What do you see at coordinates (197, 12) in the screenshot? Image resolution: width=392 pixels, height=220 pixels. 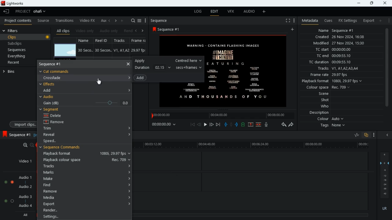 I see `log` at bounding box center [197, 12].